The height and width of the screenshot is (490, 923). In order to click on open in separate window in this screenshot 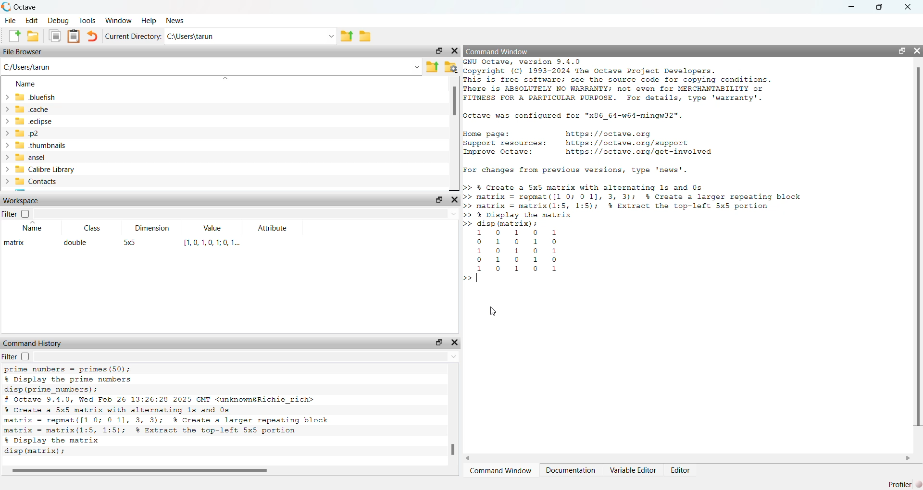, I will do `click(439, 342)`.